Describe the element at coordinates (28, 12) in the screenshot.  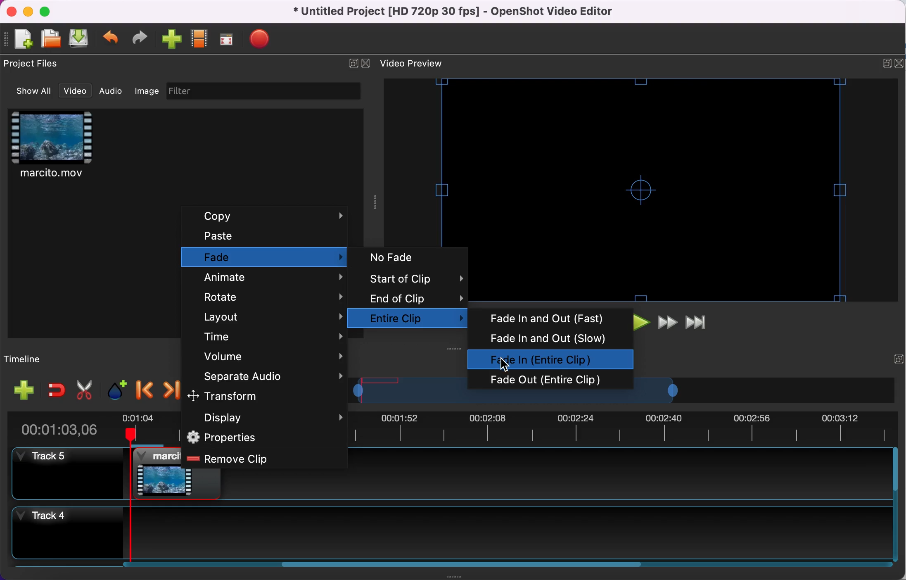
I see `minimize` at that location.